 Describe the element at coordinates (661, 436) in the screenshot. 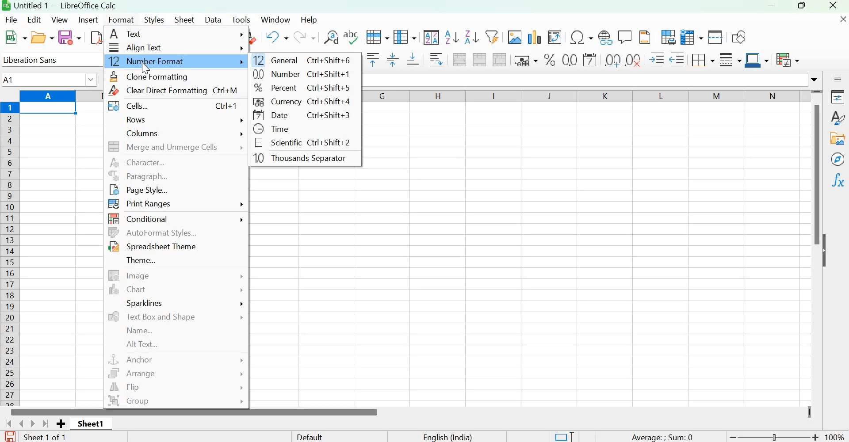

I see `Average: Sum 0` at that location.